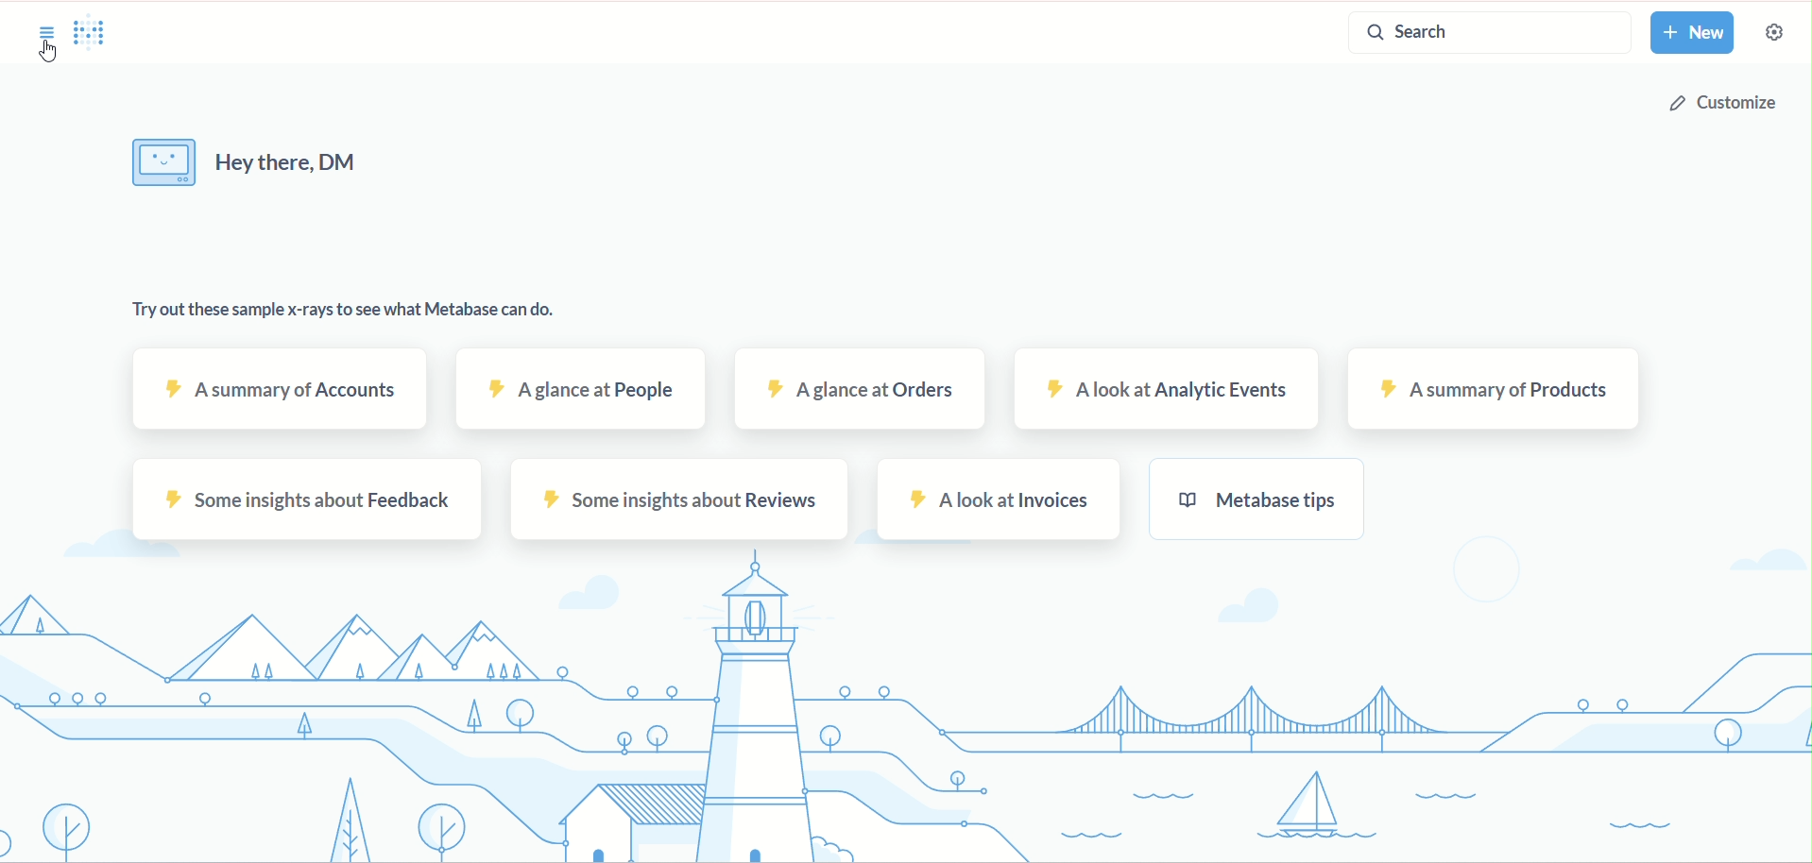 This screenshot has height=863, width=1812. What do you see at coordinates (46, 35) in the screenshot?
I see `sidebar` at bounding box center [46, 35].